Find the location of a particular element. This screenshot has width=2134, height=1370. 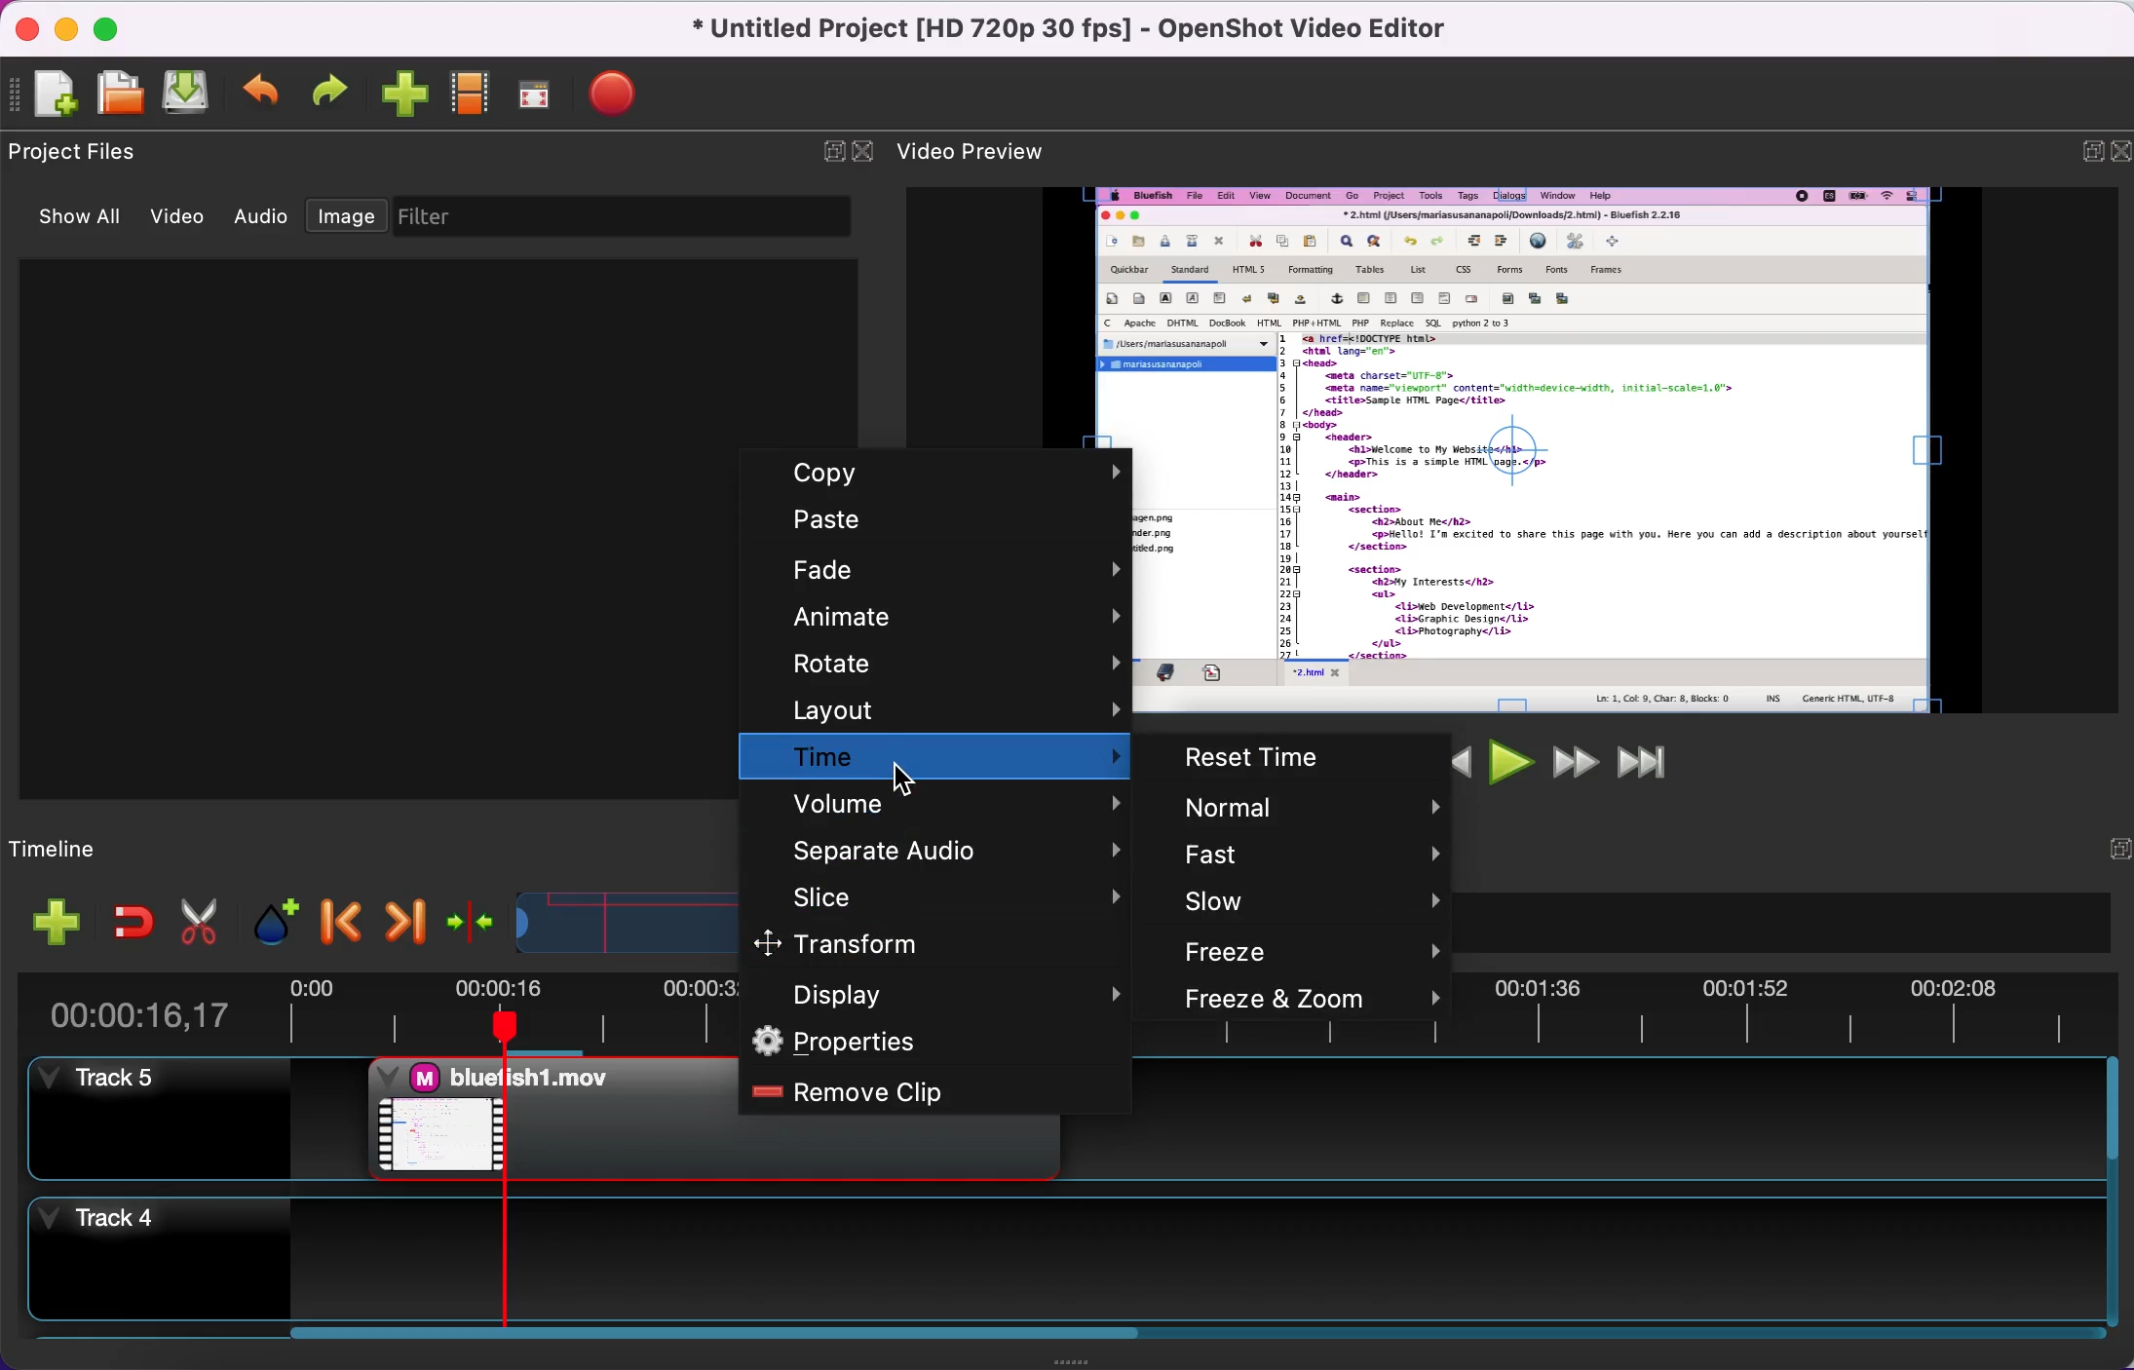

normal is located at coordinates (1305, 809).